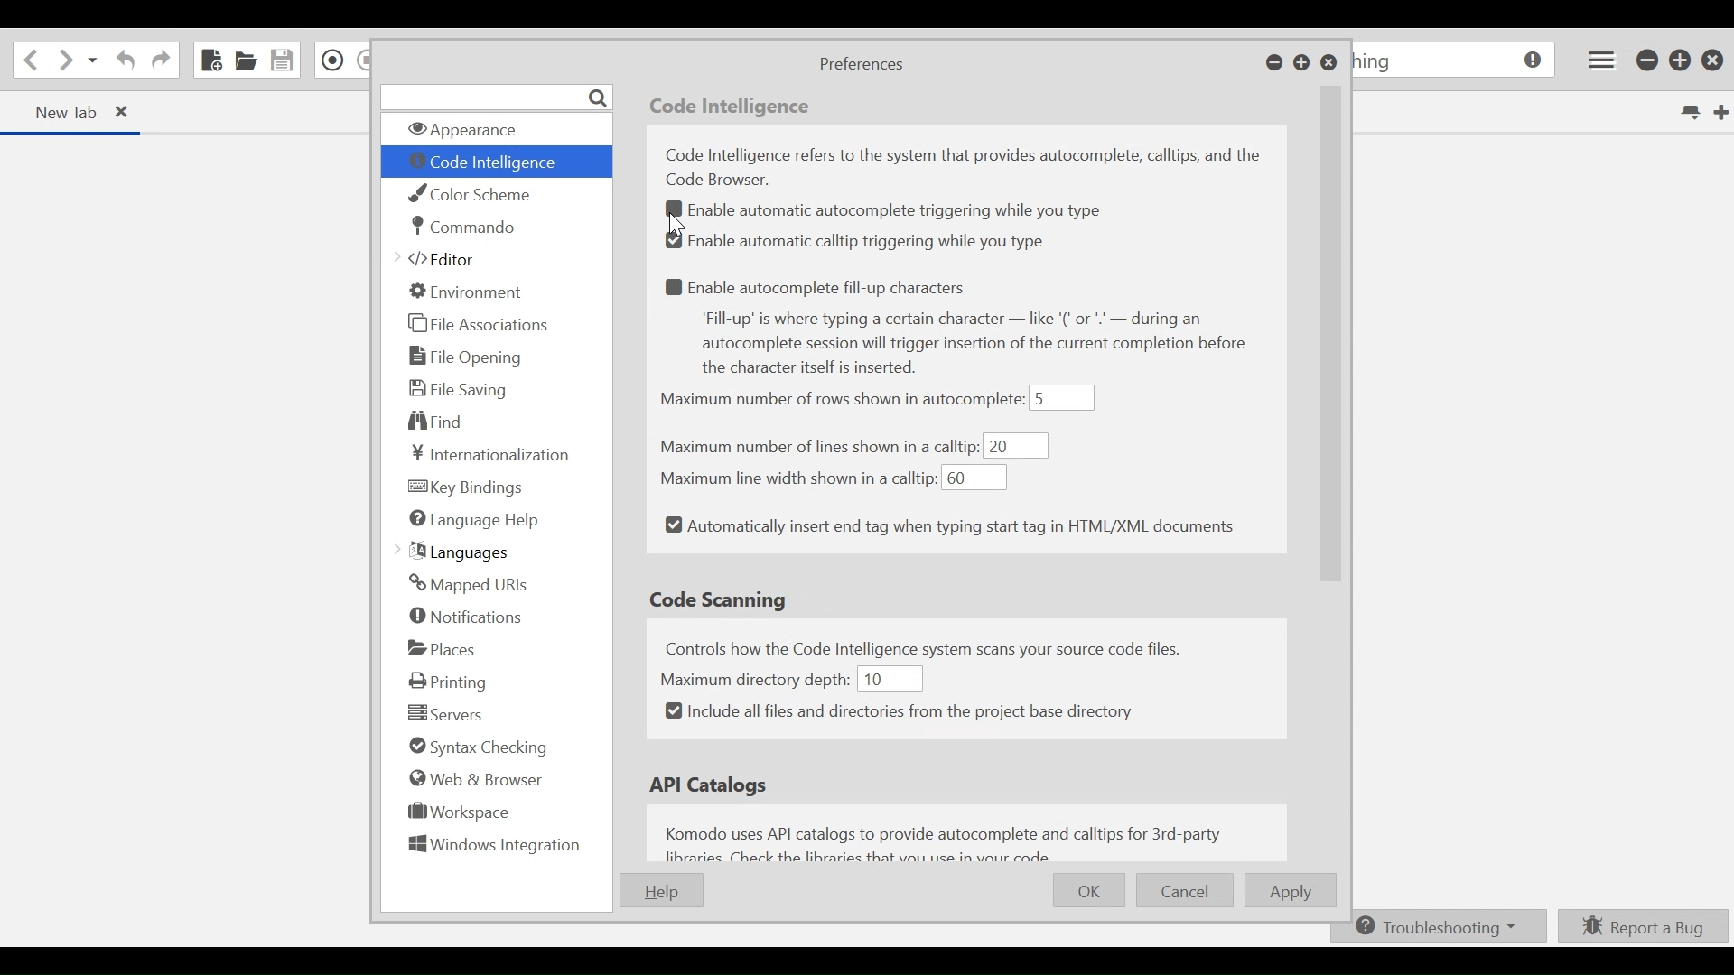 This screenshot has width=1734, height=975. What do you see at coordinates (950, 841) in the screenshot?
I see `Komodo uses API catalogs to provide autocomplete and calltips for 3rd-party libraries. check the libraries that you use in your code.` at bounding box center [950, 841].